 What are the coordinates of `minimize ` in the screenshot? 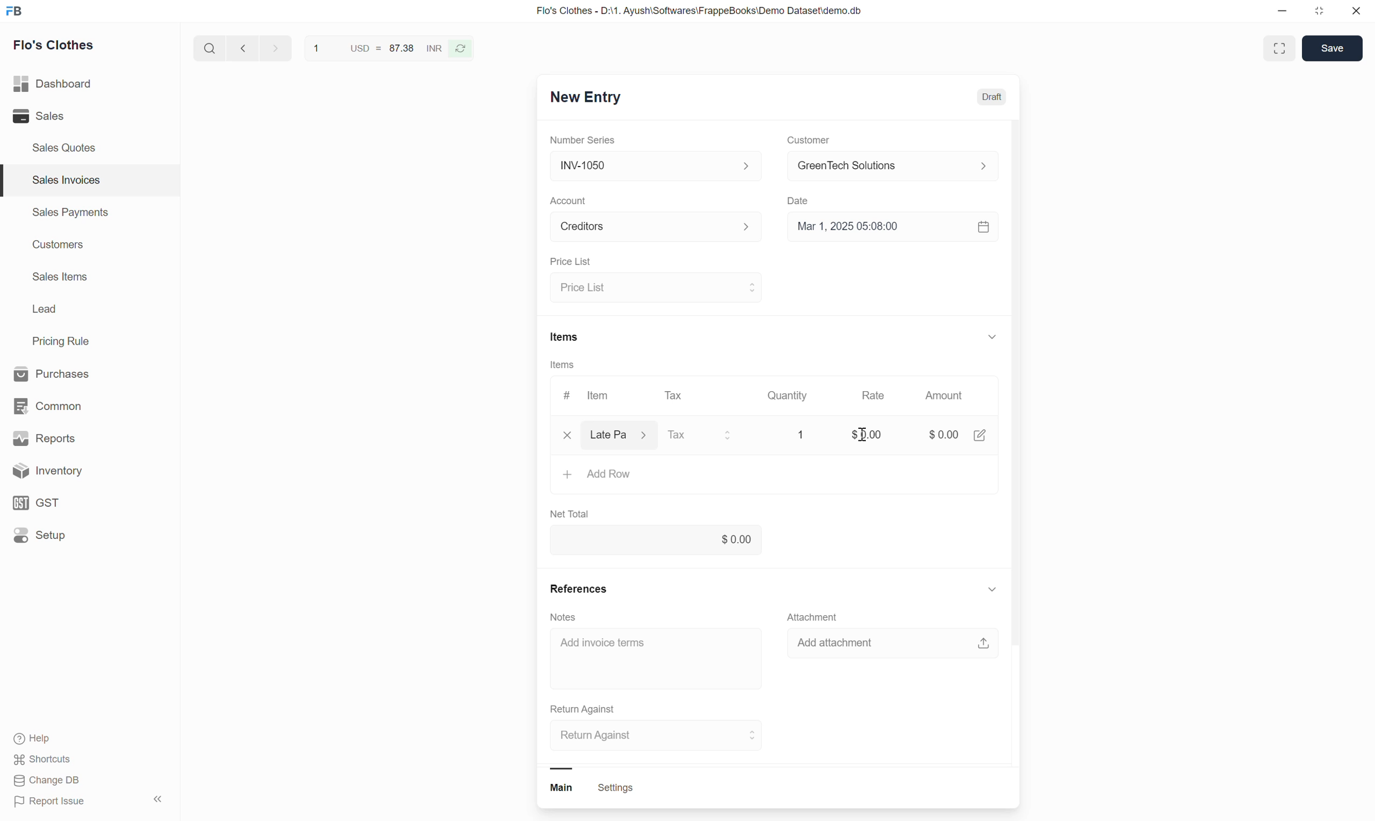 It's located at (1287, 12).